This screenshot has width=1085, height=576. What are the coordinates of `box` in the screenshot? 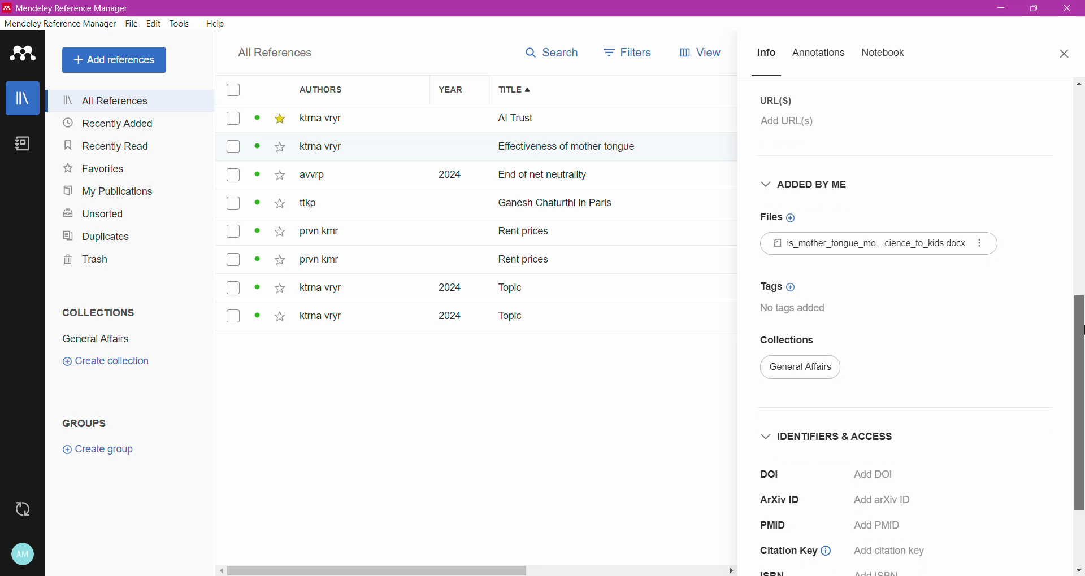 It's located at (233, 203).